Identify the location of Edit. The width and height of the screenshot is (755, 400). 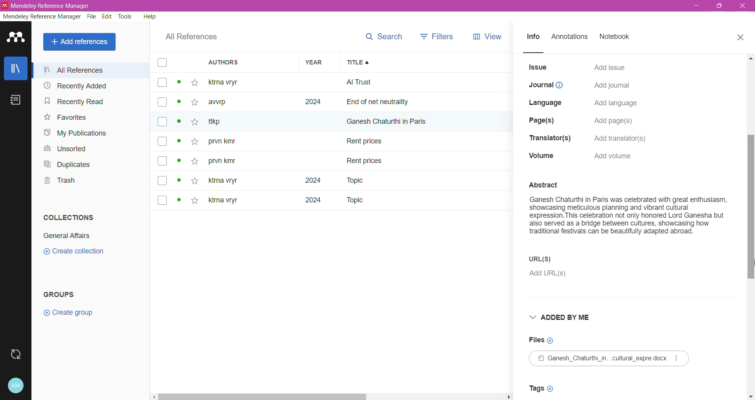
(107, 17).